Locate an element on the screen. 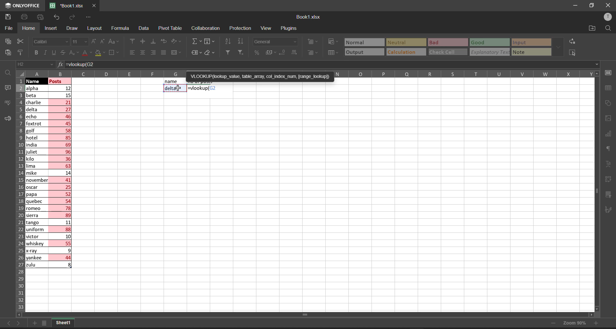  cell select is located at coordinates (199, 90).